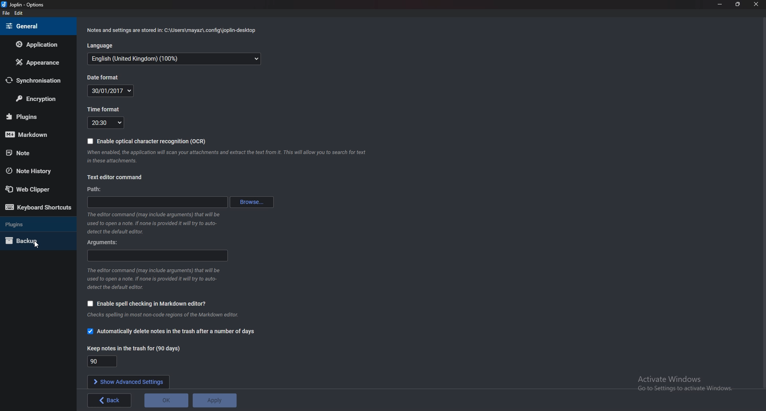 The width and height of the screenshot is (766, 411). Describe the element at coordinates (110, 91) in the screenshot. I see `Date format` at that location.